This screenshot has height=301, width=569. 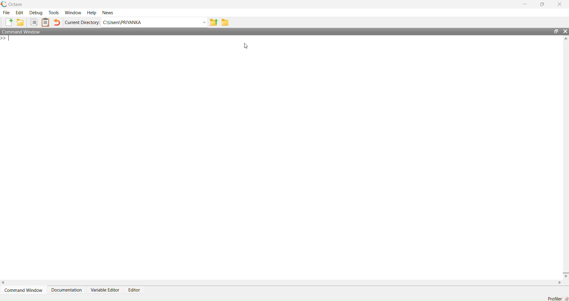 What do you see at coordinates (82, 22) in the screenshot?
I see `Current Directory` at bounding box center [82, 22].